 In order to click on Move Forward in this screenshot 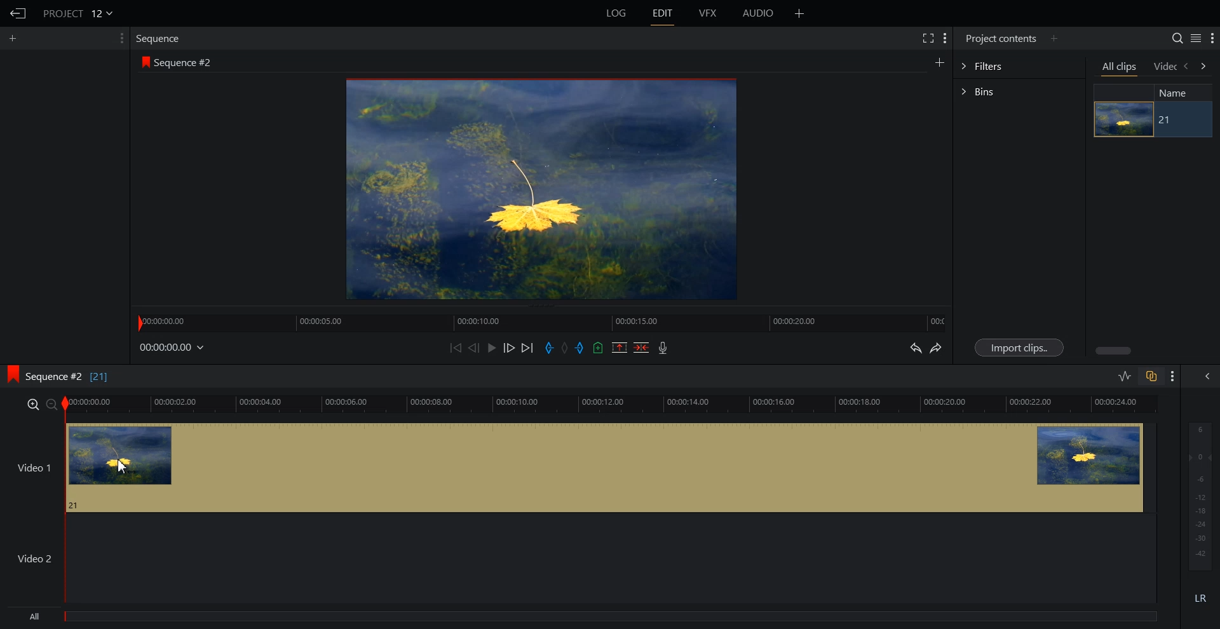, I will do `click(527, 348)`.